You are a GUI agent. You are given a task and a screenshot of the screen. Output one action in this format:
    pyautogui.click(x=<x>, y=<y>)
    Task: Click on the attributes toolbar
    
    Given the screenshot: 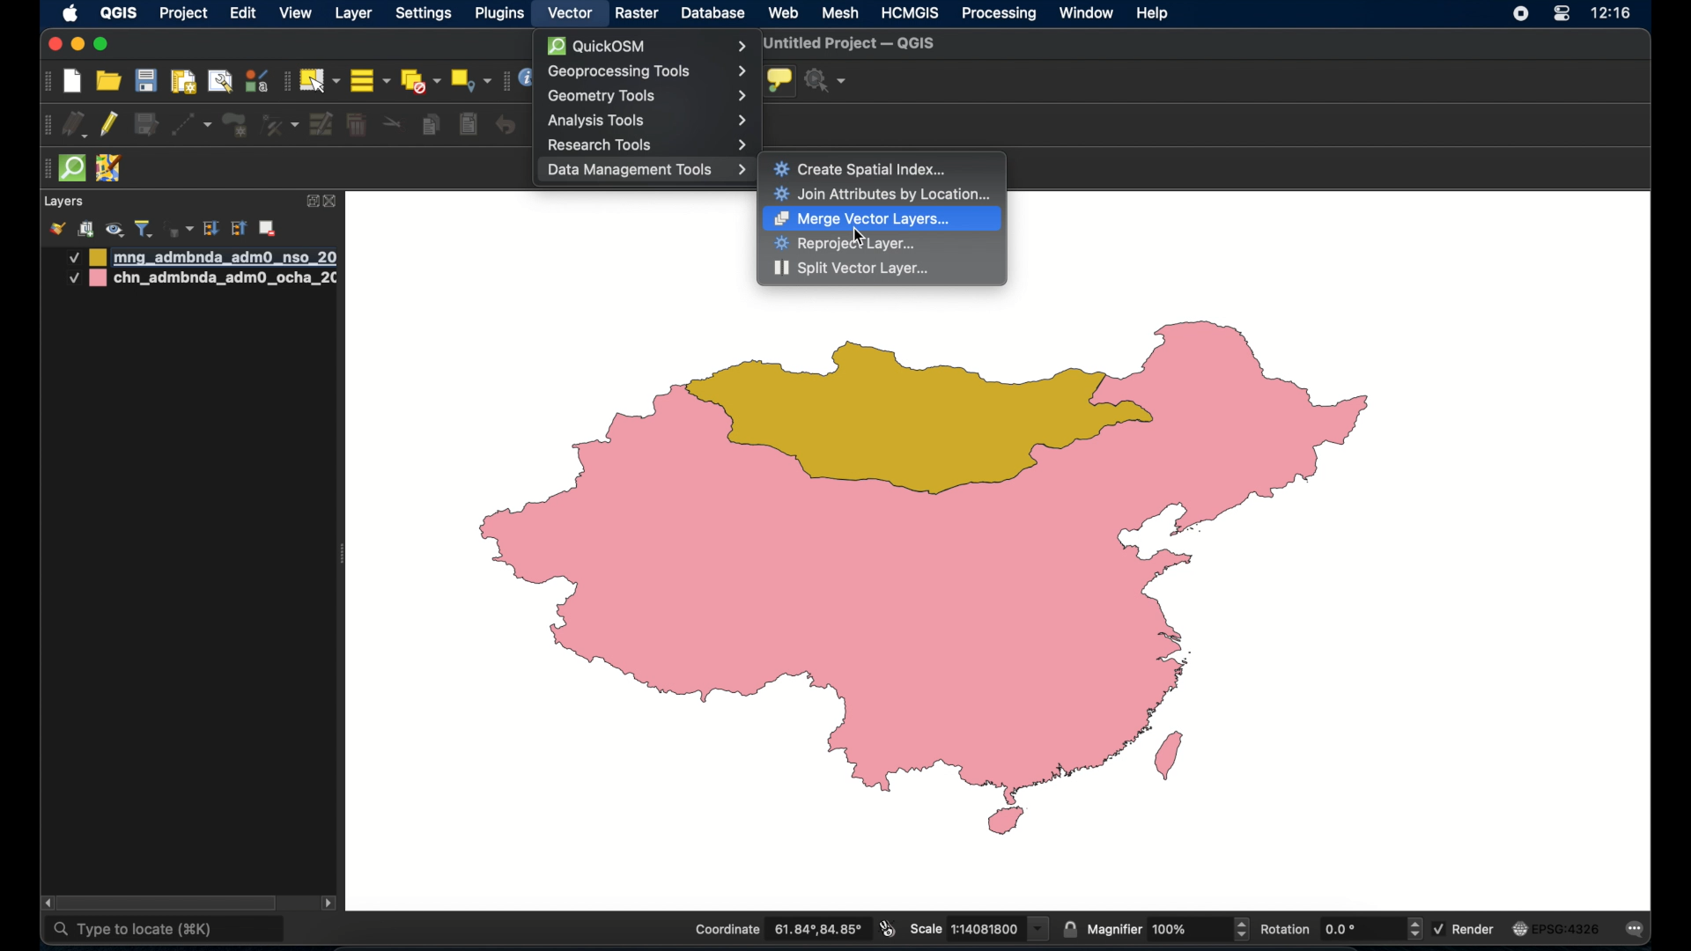 What is the action you would take?
    pyautogui.click(x=503, y=81)
    